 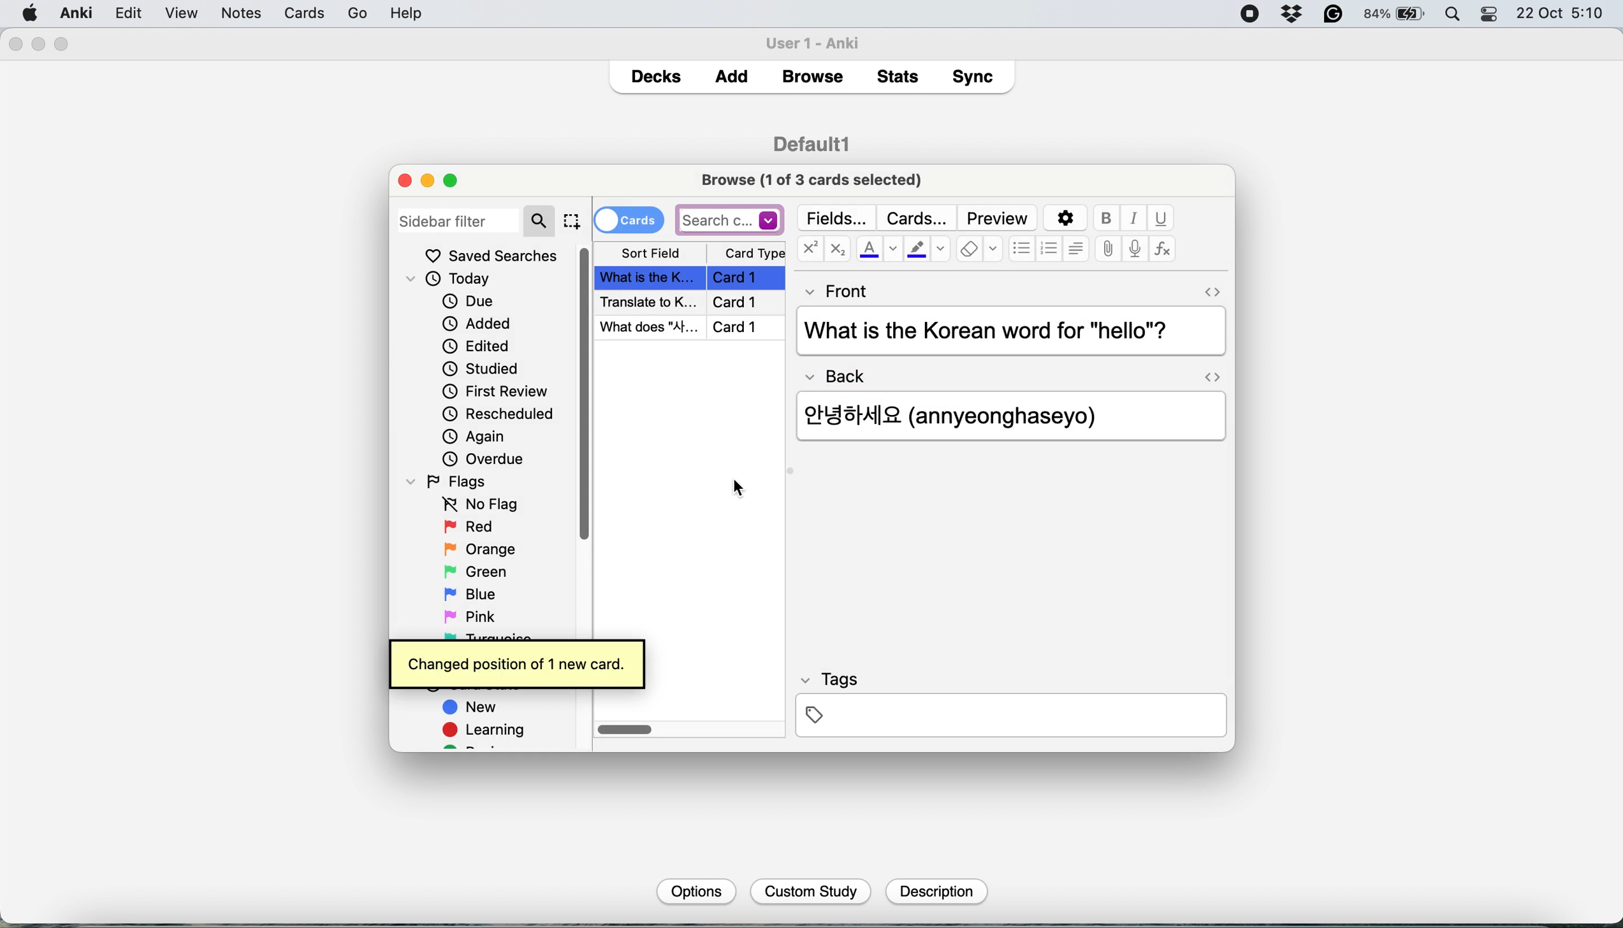 I want to click on studied, so click(x=482, y=368).